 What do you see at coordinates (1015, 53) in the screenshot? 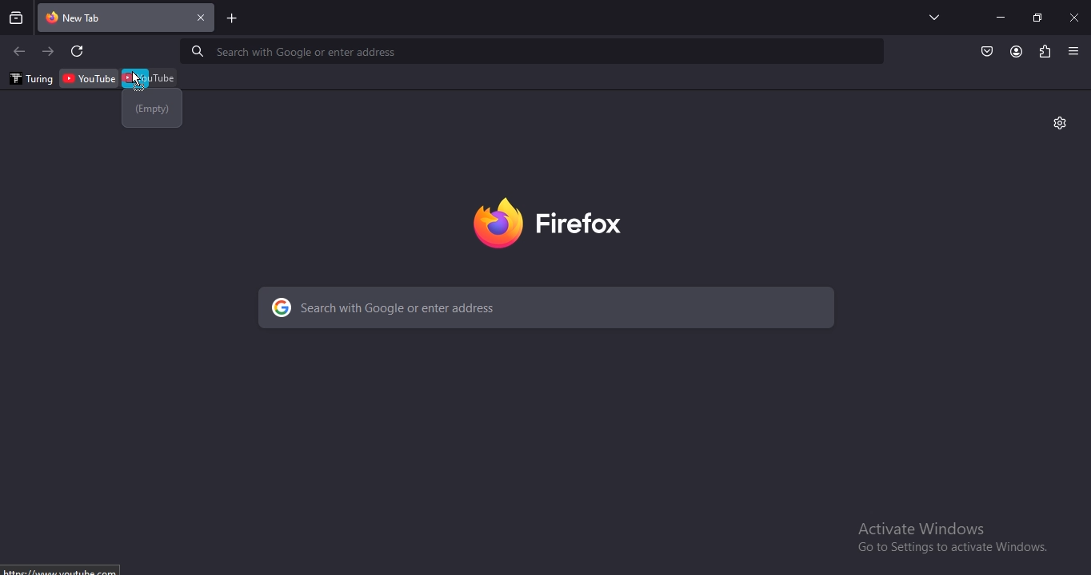
I see `account profile` at bounding box center [1015, 53].